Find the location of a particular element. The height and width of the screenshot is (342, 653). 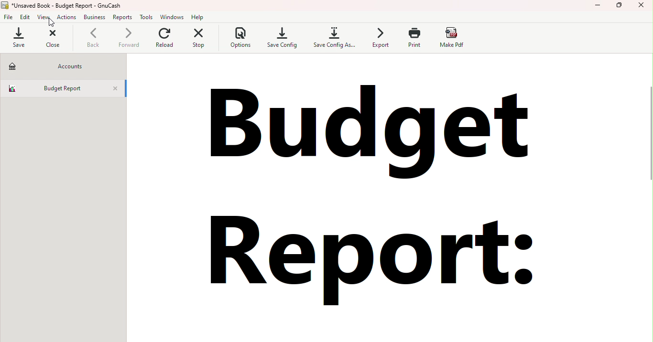

Actions is located at coordinates (66, 17).